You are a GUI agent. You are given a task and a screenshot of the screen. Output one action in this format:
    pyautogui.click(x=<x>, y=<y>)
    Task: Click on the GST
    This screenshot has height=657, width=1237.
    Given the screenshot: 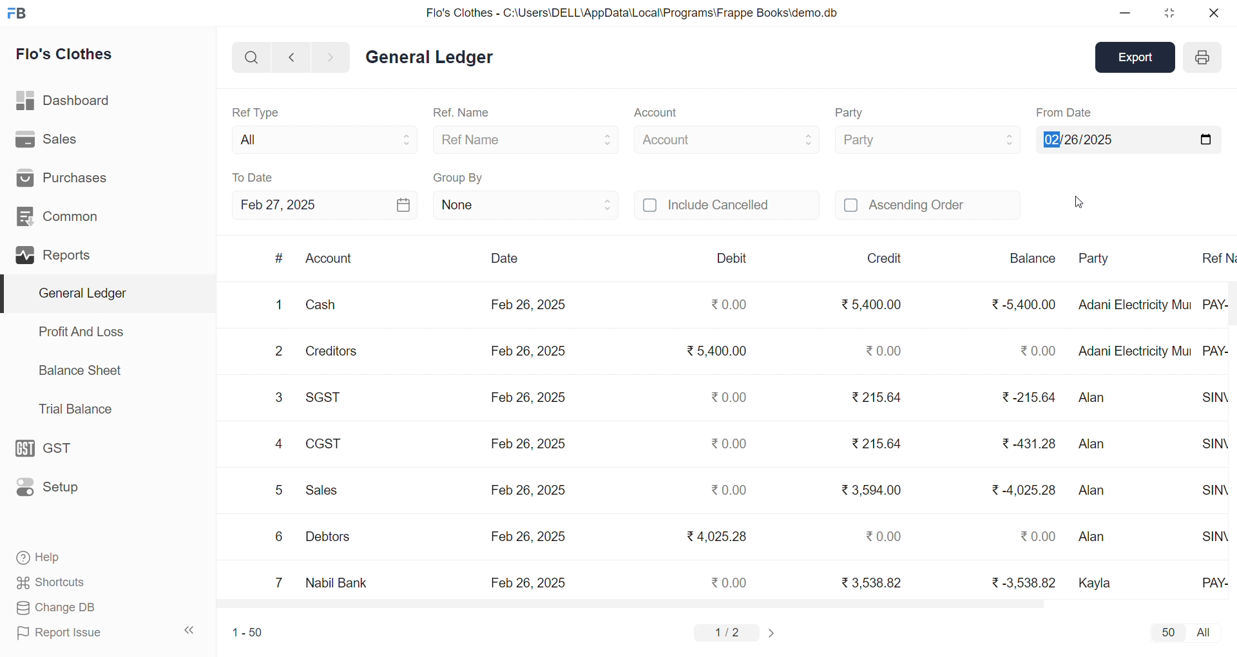 What is the action you would take?
    pyautogui.click(x=50, y=445)
    